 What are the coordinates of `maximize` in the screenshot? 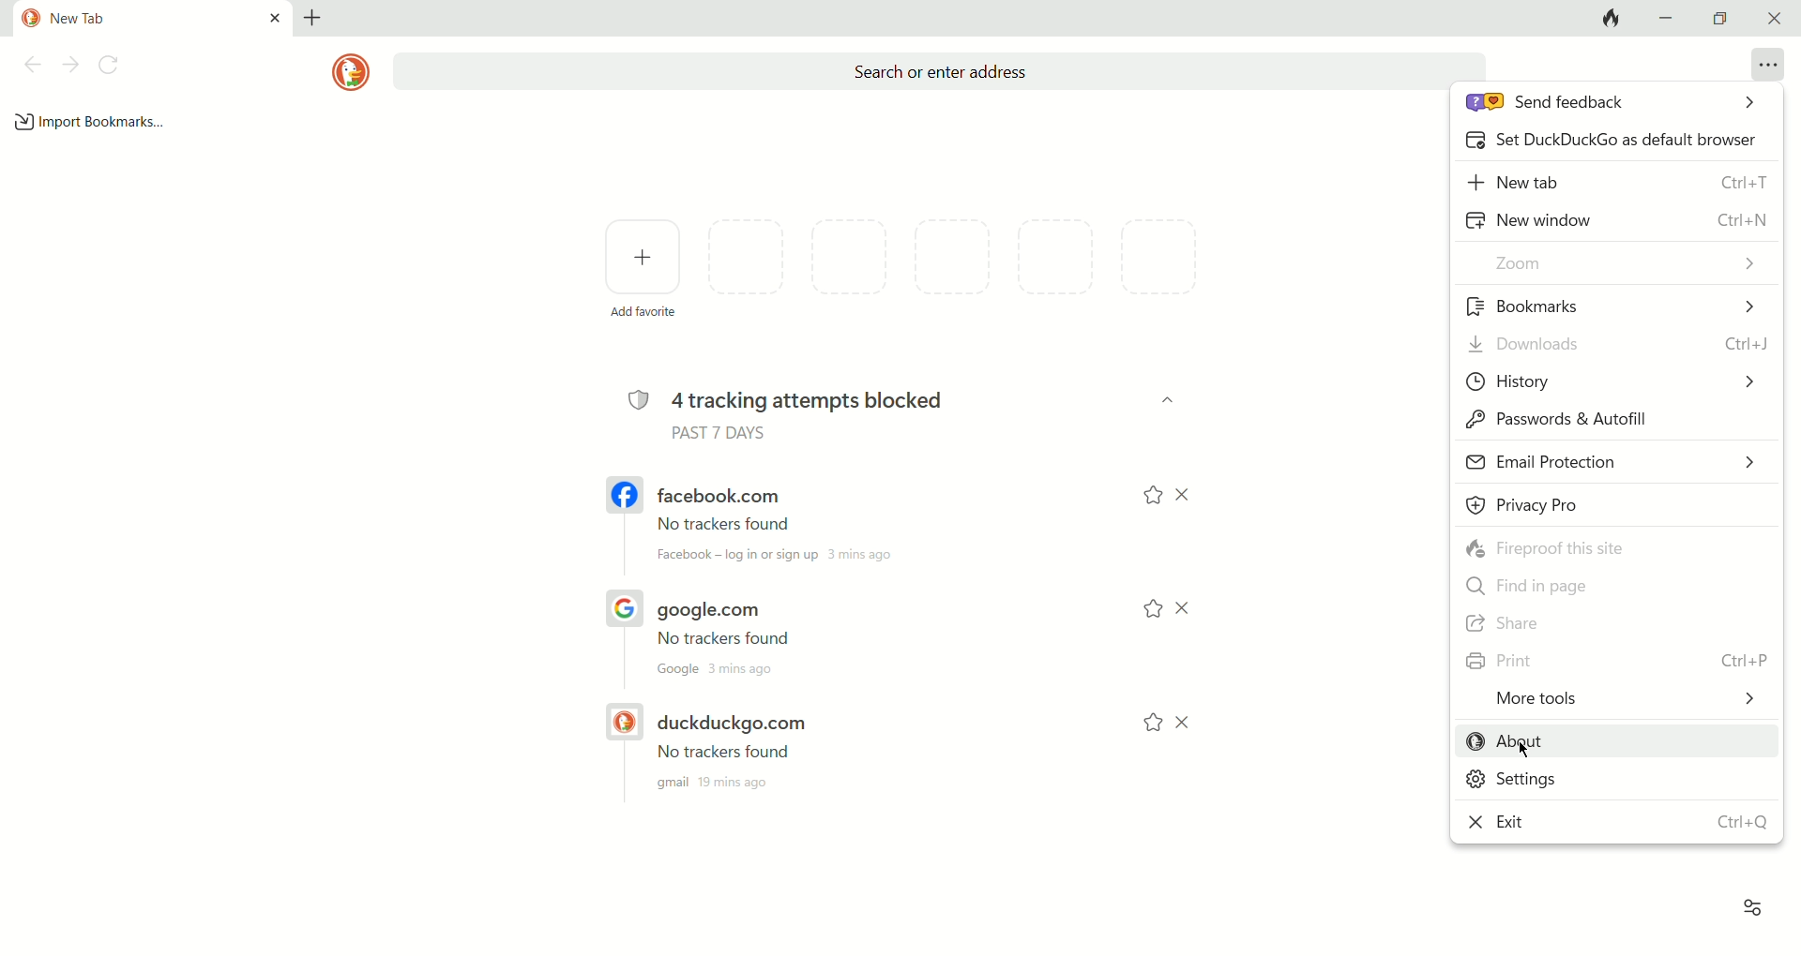 It's located at (1718, 19).